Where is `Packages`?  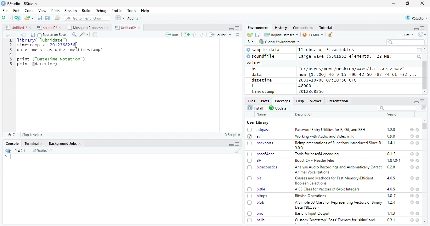
Packages is located at coordinates (282, 101).